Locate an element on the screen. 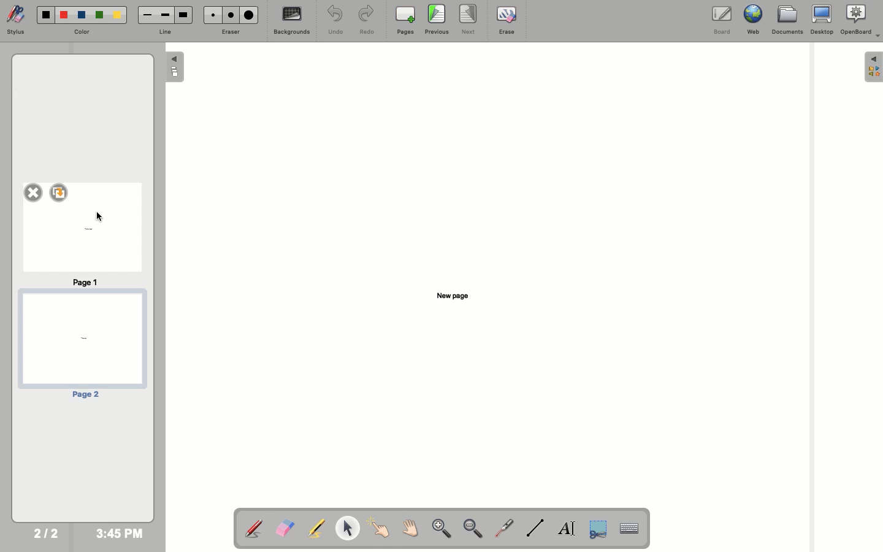 The image size is (883, 552). Previous is located at coordinates (437, 20).